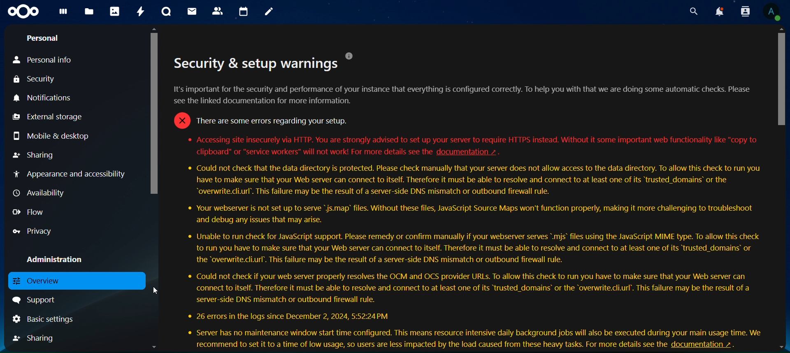 This screenshot has height=353, width=790. Describe the element at coordinates (783, 79) in the screenshot. I see `cursor` at that location.